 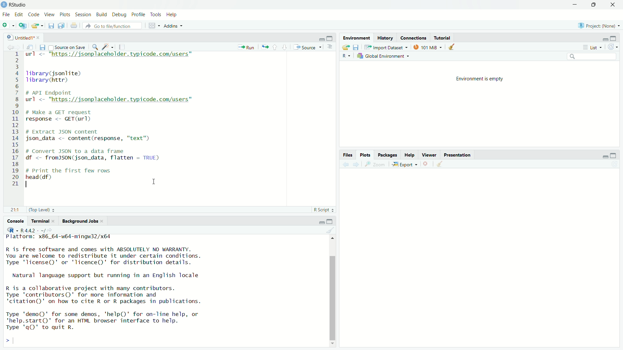 What do you see at coordinates (43, 221) in the screenshot?
I see `Terminal` at bounding box center [43, 221].